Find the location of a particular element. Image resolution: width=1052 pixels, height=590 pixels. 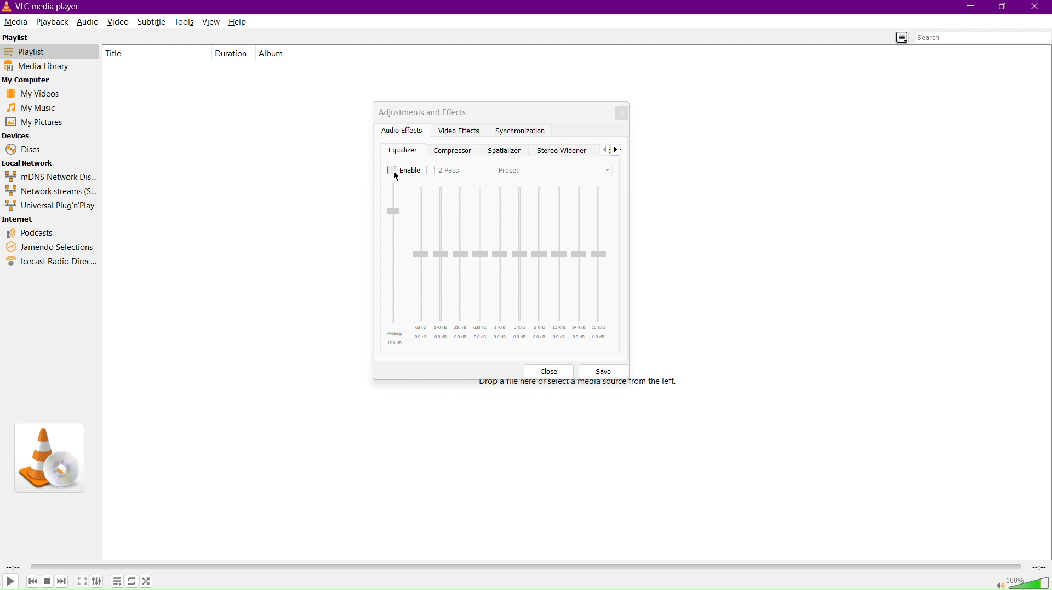

Adjustments and Effects is located at coordinates (427, 111).